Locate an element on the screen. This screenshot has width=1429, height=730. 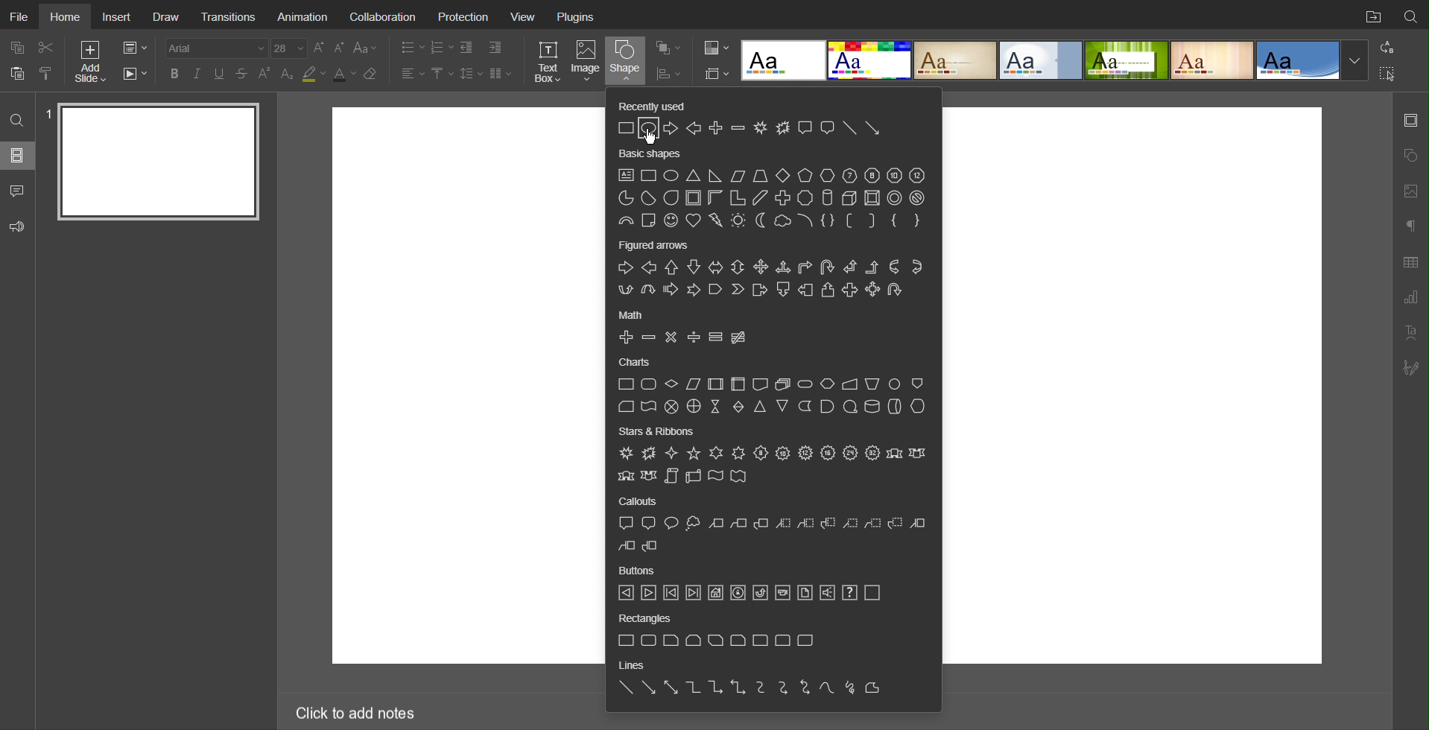
Selection is located at coordinates (1388, 73).